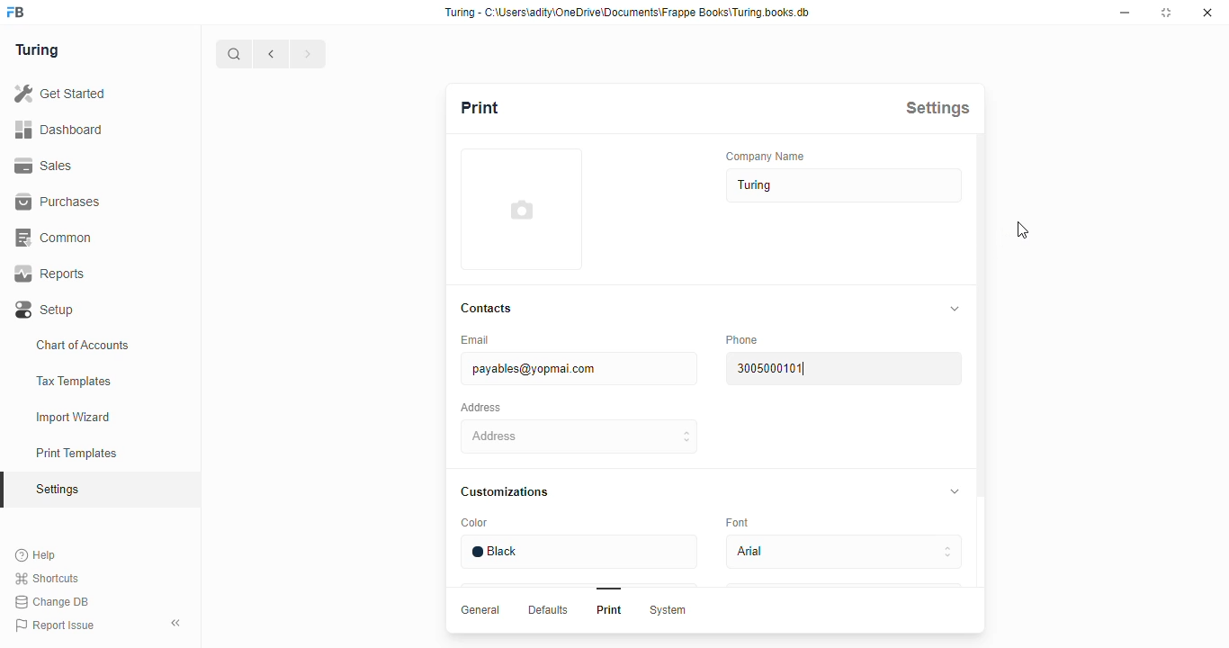  Describe the element at coordinates (309, 53) in the screenshot. I see `forward` at that location.